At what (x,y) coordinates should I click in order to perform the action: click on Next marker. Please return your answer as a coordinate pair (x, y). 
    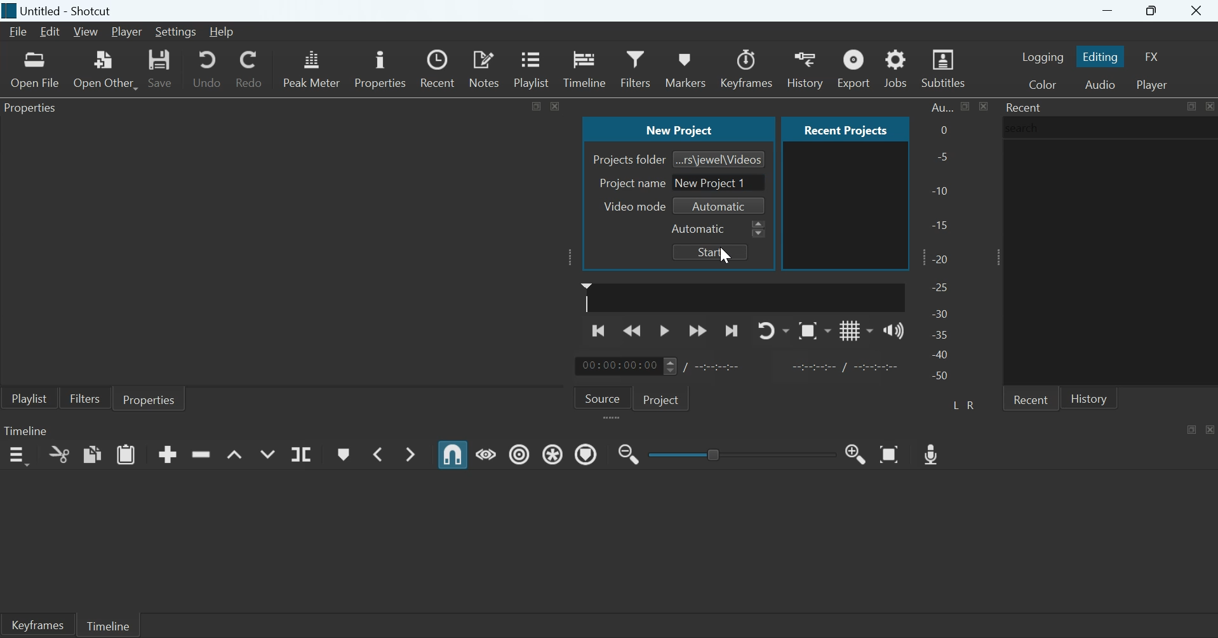
    Looking at the image, I should click on (412, 454).